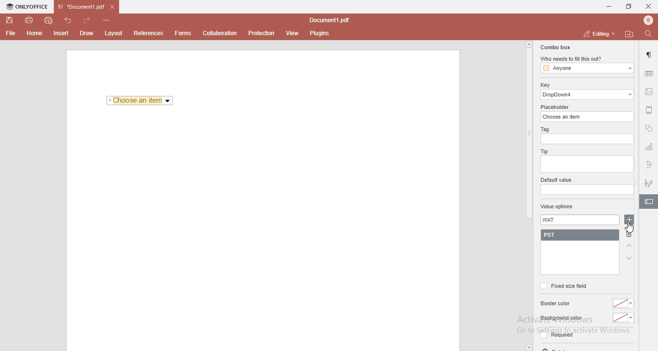  I want to click on PST added, so click(582, 235).